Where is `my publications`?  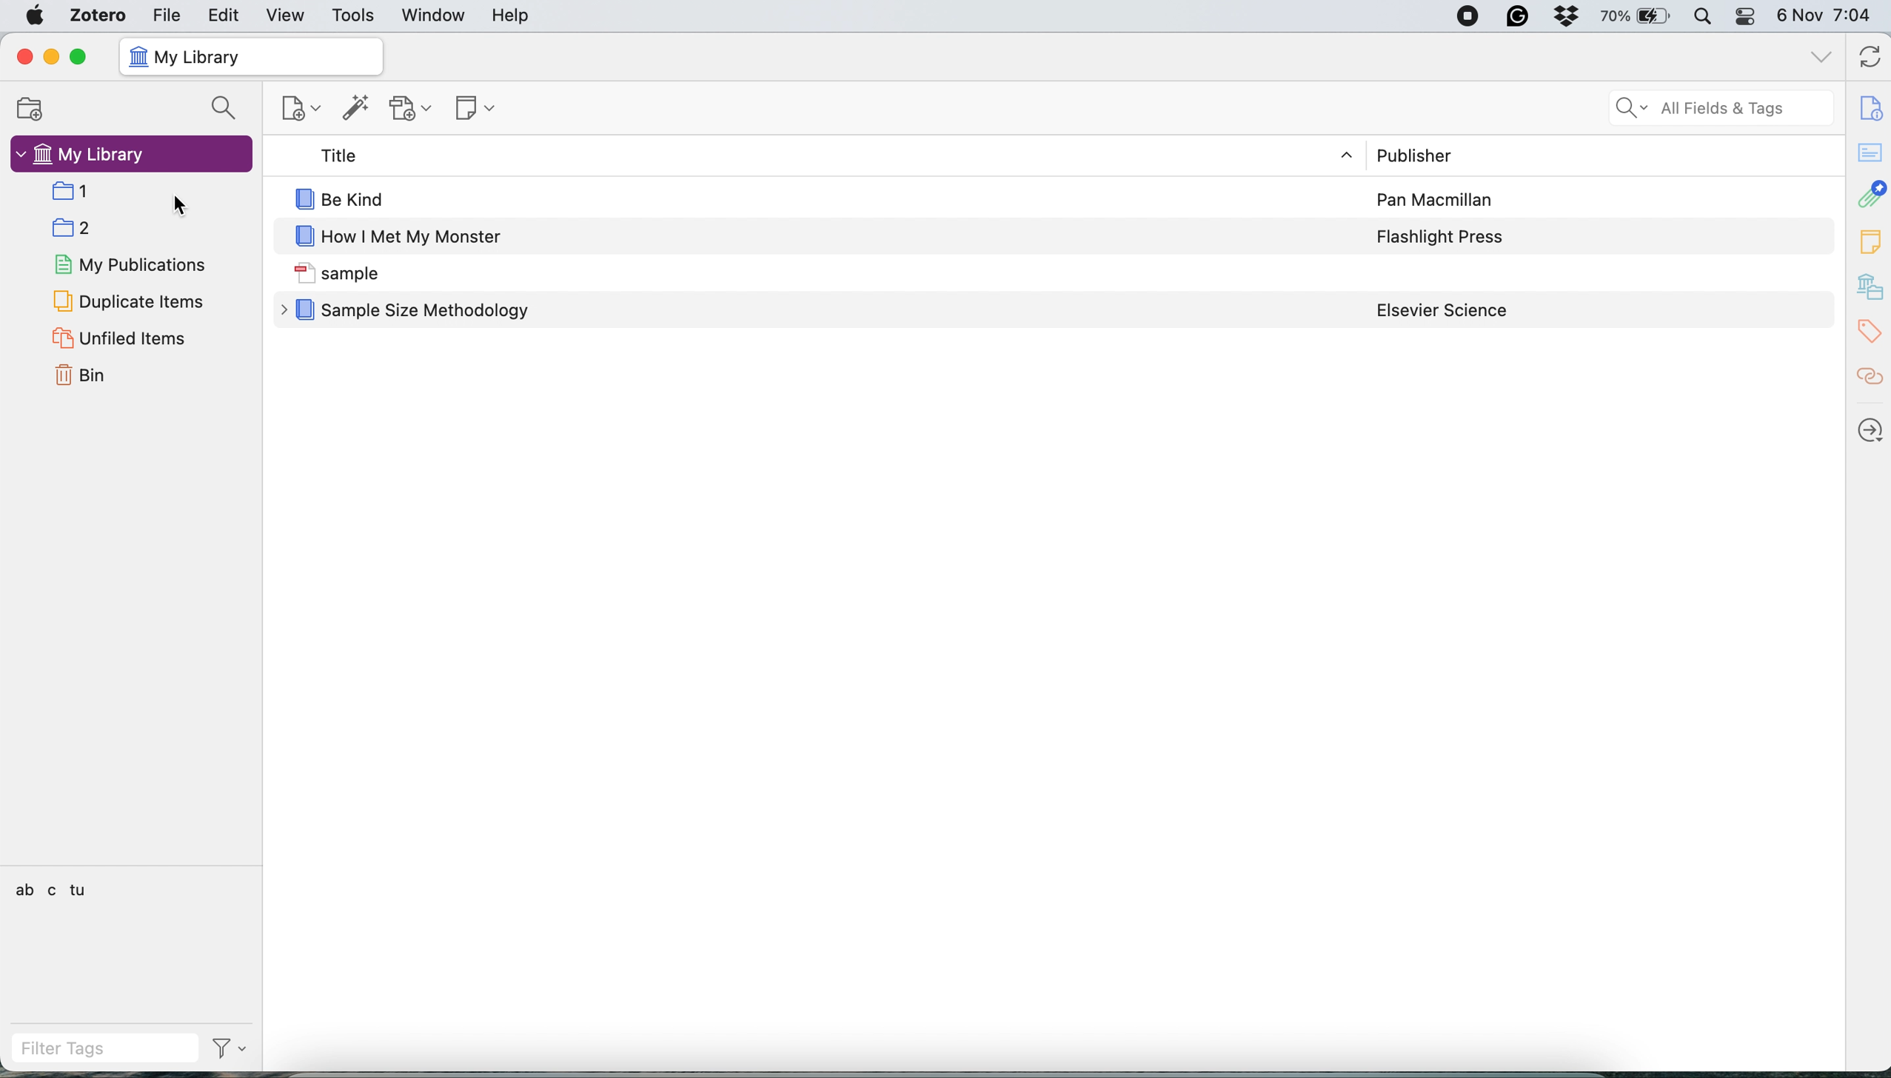 my publications is located at coordinates (134, 267).